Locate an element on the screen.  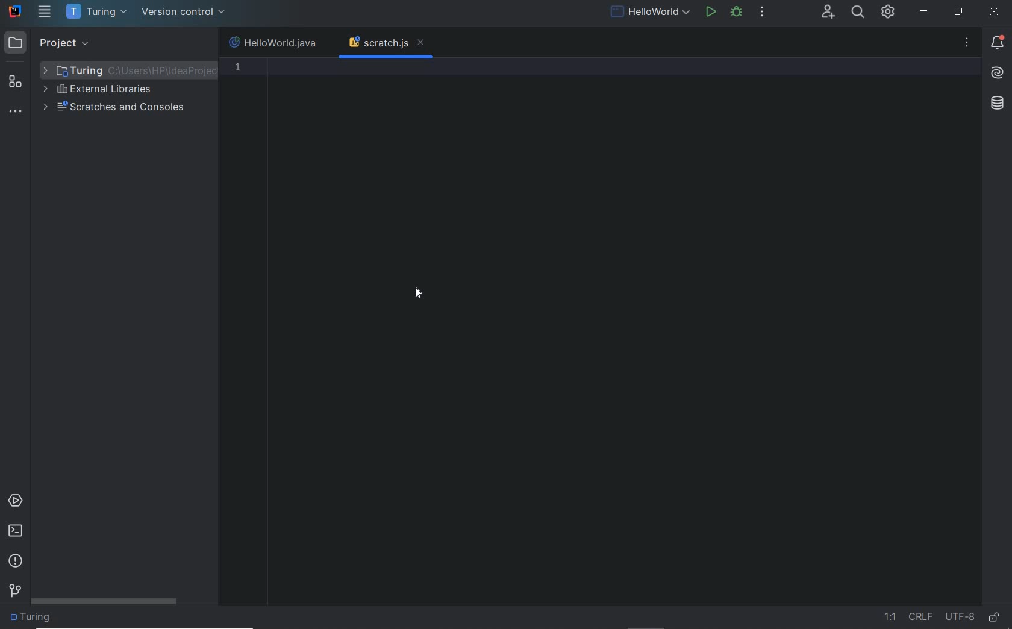
main menu is located at coordinates (45, 13).